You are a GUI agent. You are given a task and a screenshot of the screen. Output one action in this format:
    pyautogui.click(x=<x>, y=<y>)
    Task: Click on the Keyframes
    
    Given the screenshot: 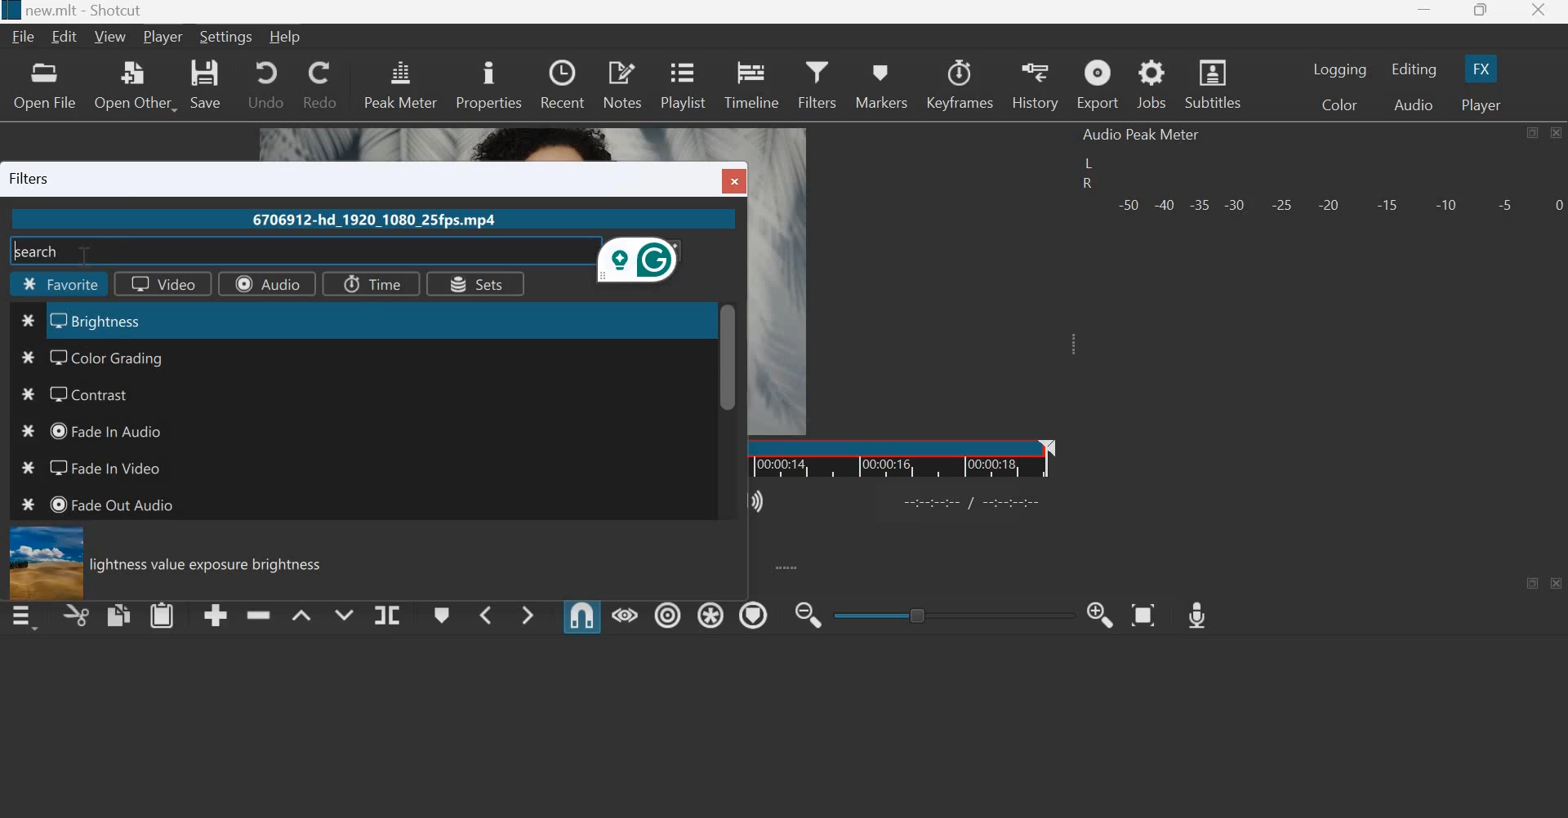 What is the action you would take?
    pyautogui.click(x=960, y=84)
    